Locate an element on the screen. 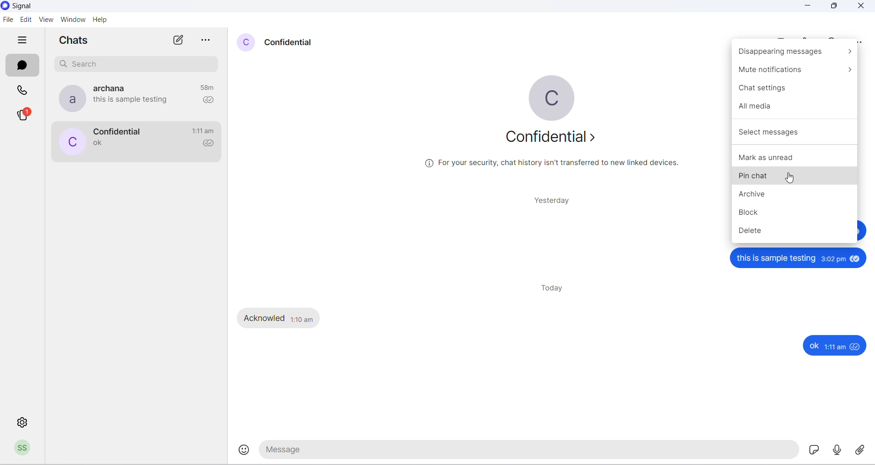 This screenshot has height=465, width=875. archive is located at coordinates (795, 195).